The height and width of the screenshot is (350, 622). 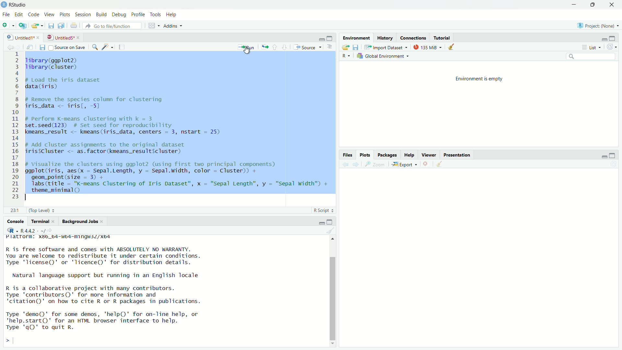 I want to click on RStudio, so click(x=18, y=4).